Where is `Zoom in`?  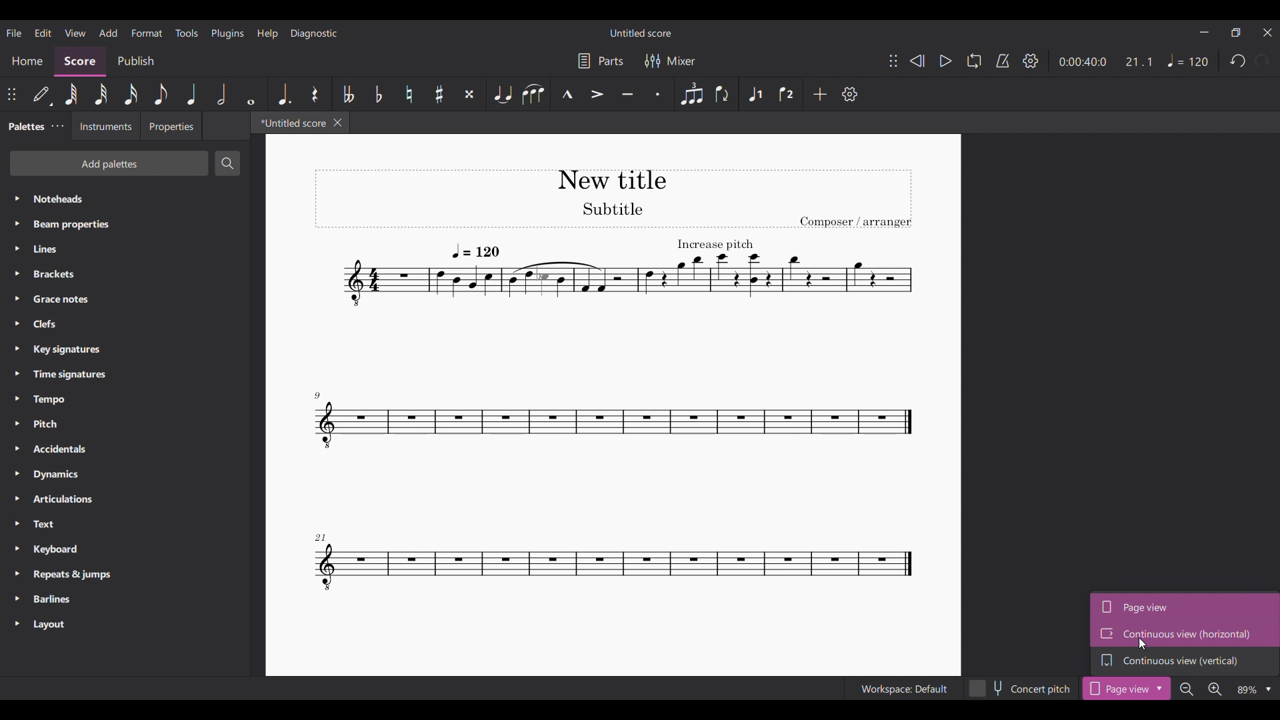 Zoom in is located at coordinates (1215, 689).